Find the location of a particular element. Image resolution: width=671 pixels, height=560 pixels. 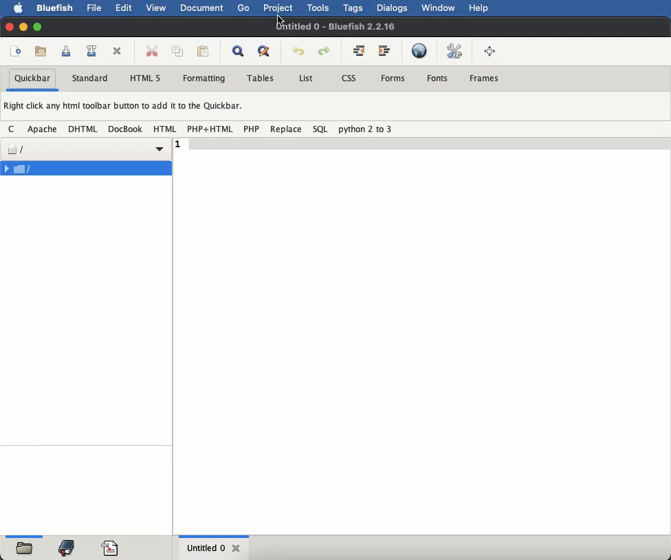

cut is located at coordinates (152, 50).